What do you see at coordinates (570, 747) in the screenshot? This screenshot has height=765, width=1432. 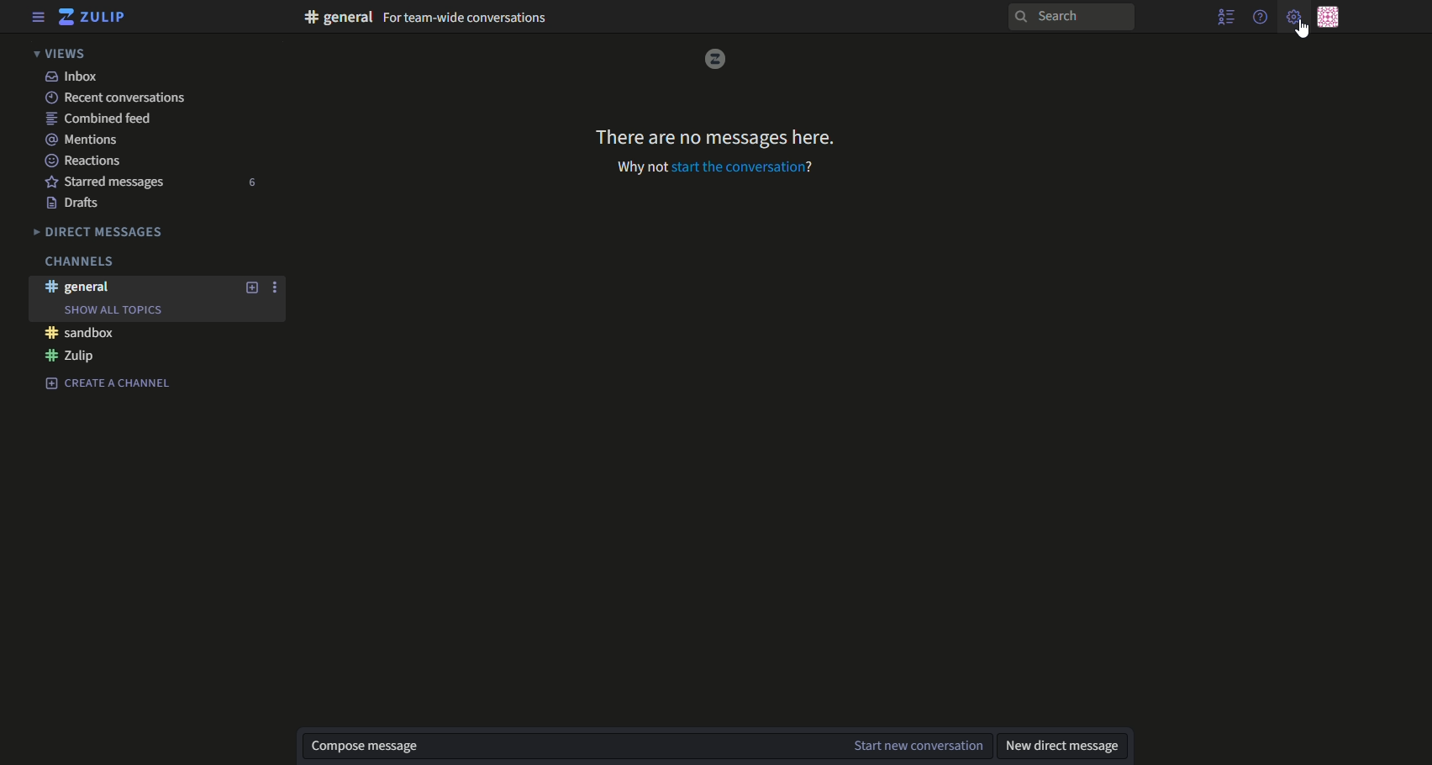 I see `compose message` at bounding box center [570, 747].